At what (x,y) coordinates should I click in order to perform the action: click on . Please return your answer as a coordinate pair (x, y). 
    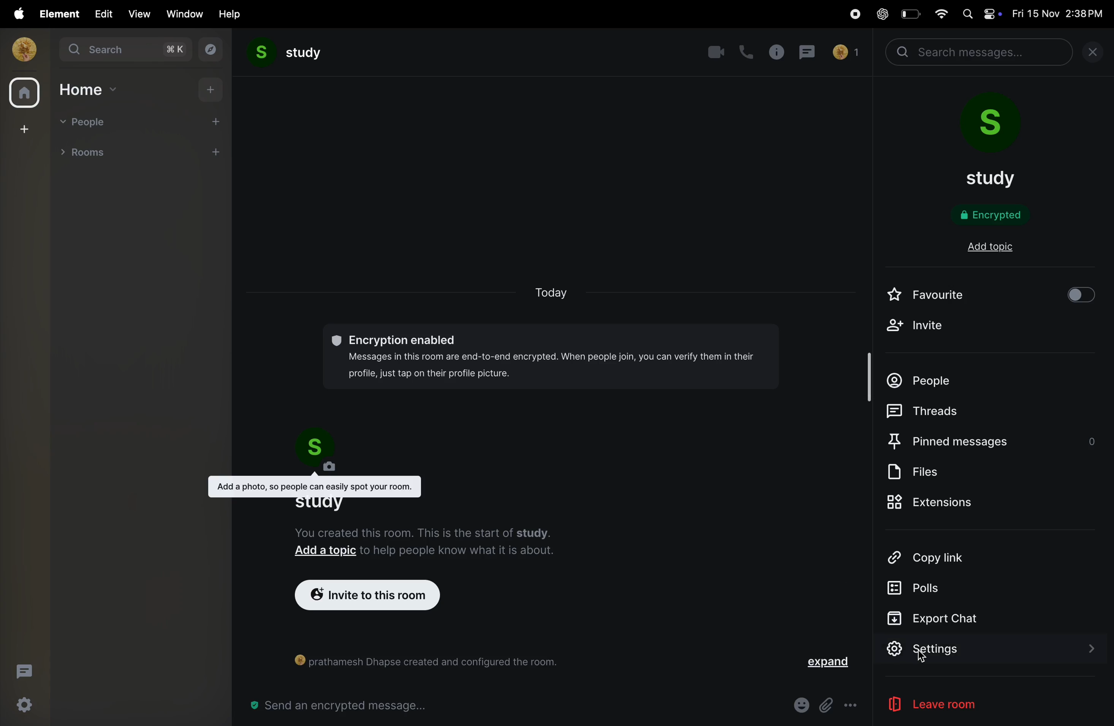
    Looking at the image, I should click on (827, 705).